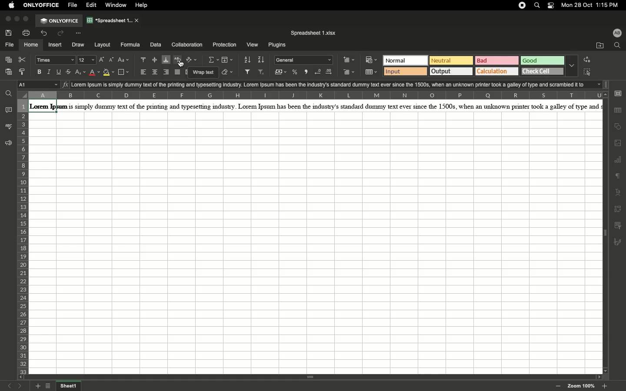 The image size is (626, 391). I want to click on Align center, so click(156, 72).